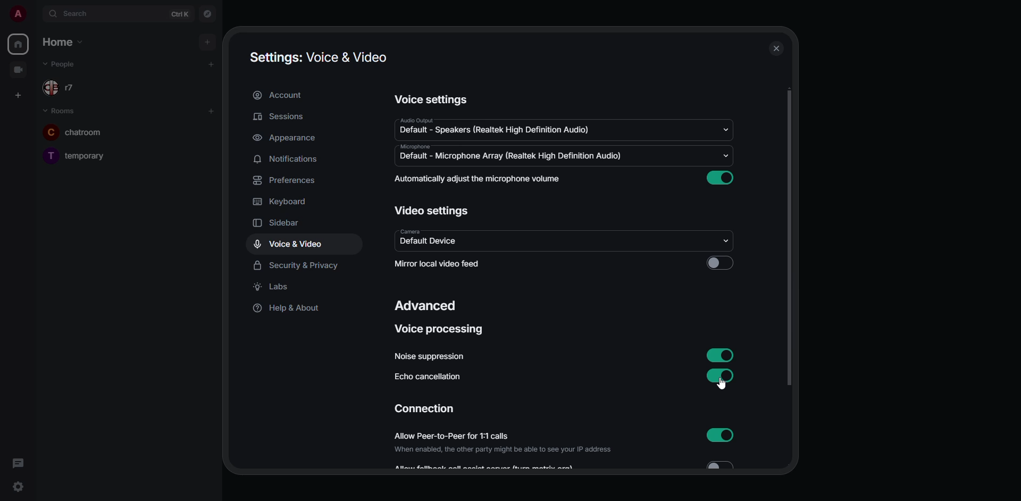 Image resolution: width=1021 pixels, height=501 pixels. What do you see at coordinates (504, 442) in the screenshot?
I see `allow peer-to-peer for 1:1 calls` at bounding box center [504, 442].